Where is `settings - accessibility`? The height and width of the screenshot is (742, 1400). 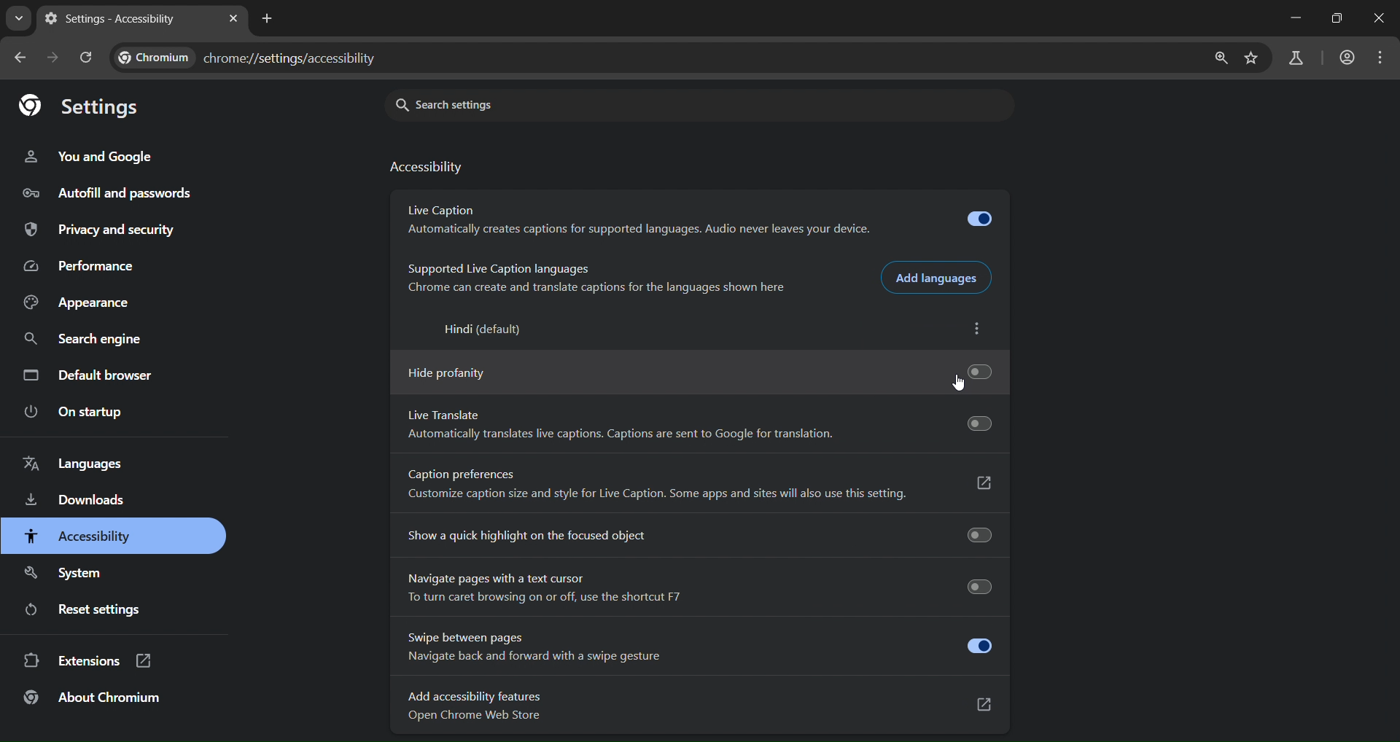 settings - accessibility is located at coordinates (122, 19).